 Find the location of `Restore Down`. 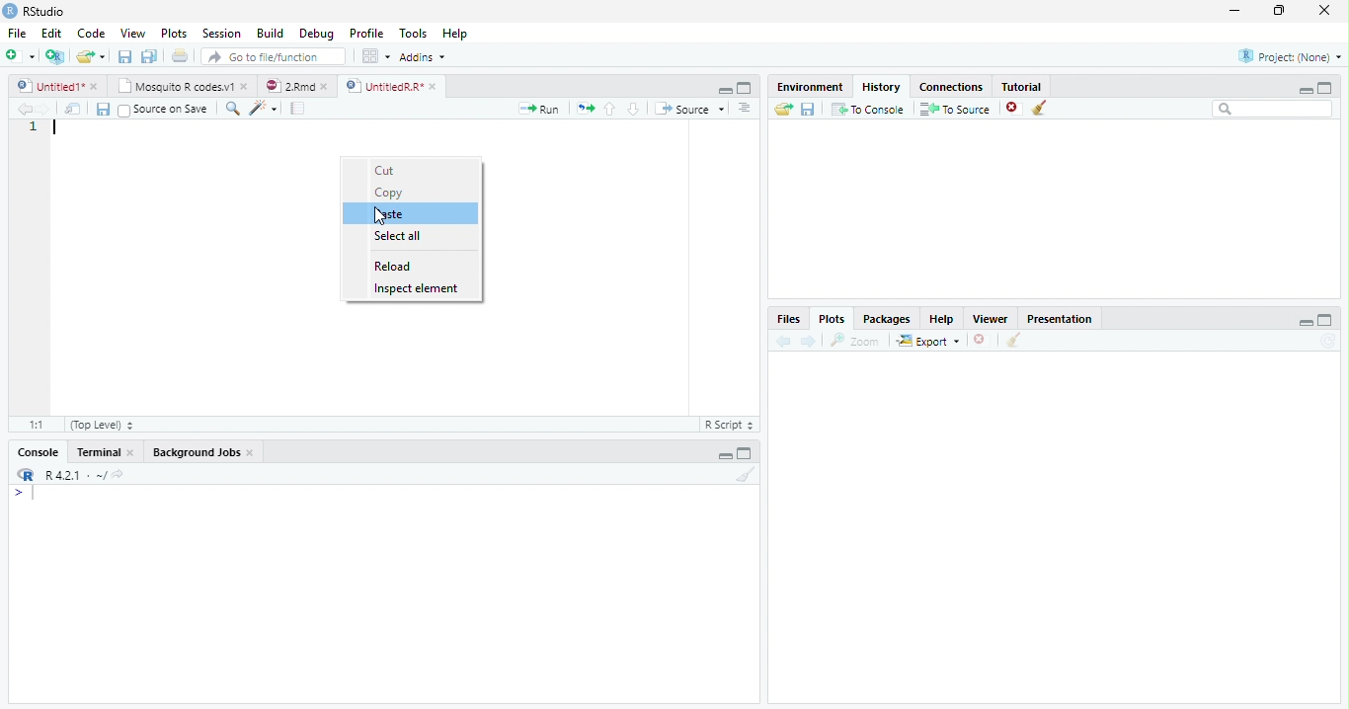

Restore Down is located at coordinates (1280, 12).